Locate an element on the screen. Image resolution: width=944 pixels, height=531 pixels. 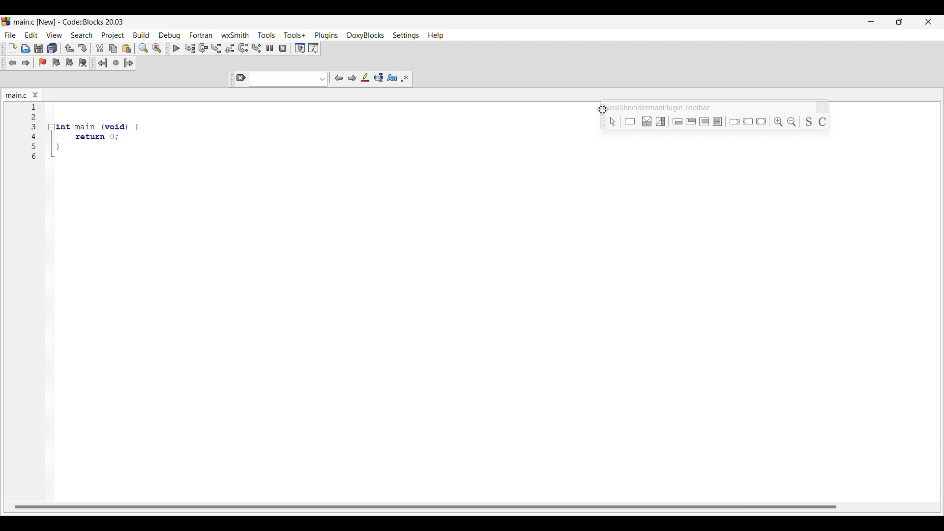
Next instruction is located at coordinates (243, 48).